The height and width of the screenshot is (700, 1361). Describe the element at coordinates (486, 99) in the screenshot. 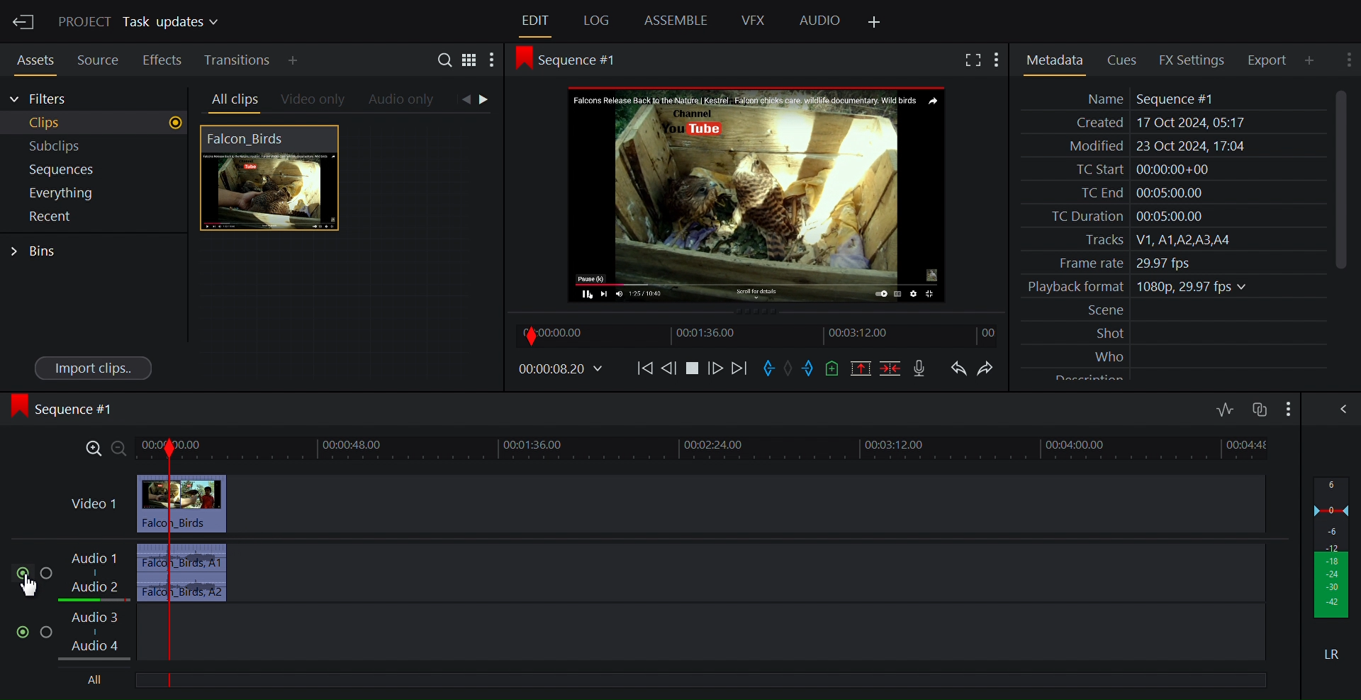

I see `Clip to go forward` at that location.